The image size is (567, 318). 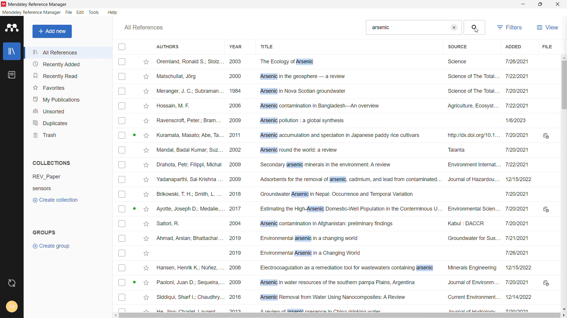 What do you see at coordinates (52, 32) in the screenshot?
I see `add new` at bounding box center [52, 32].